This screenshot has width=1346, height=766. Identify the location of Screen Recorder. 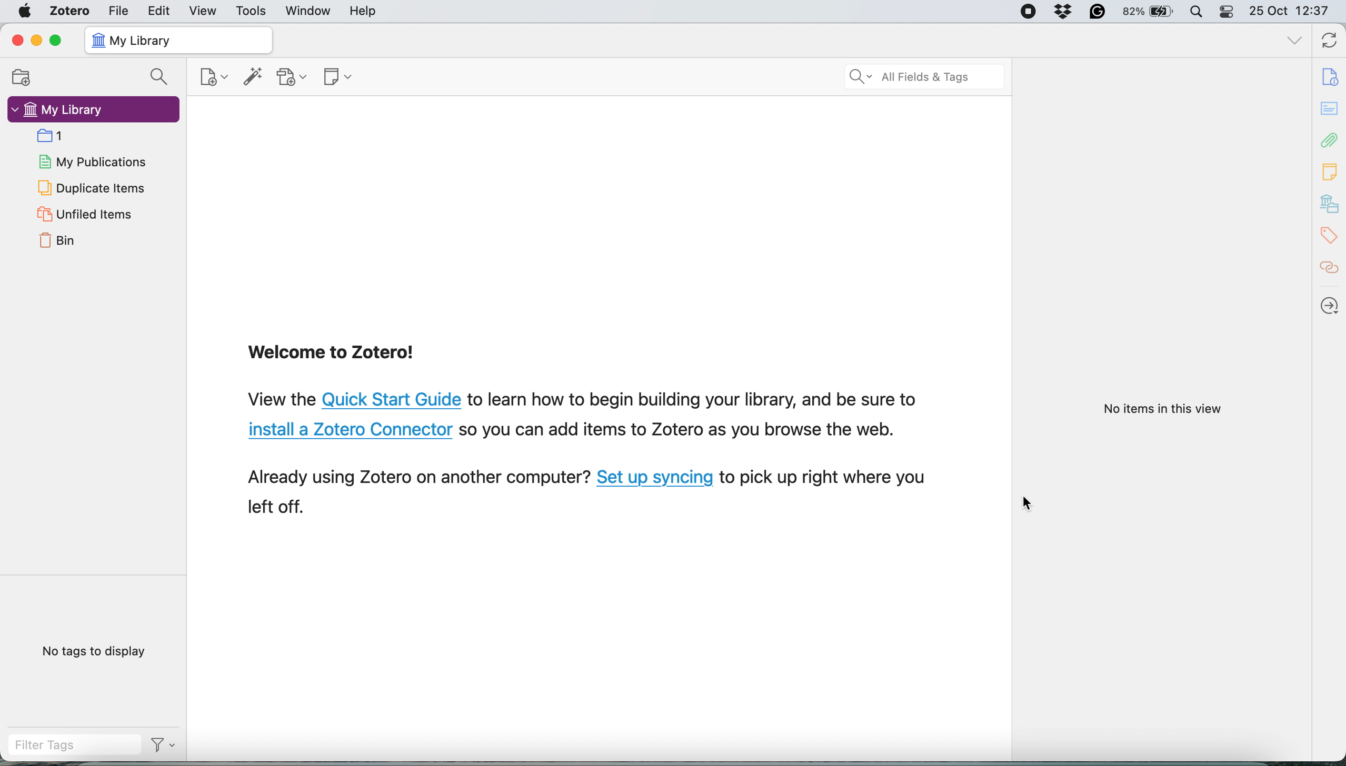
(1026, 11).